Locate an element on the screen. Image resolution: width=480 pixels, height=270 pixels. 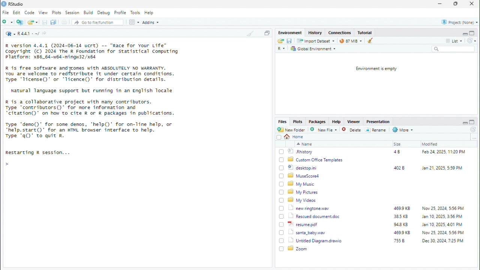
reload is located at coordinates (471, 40).